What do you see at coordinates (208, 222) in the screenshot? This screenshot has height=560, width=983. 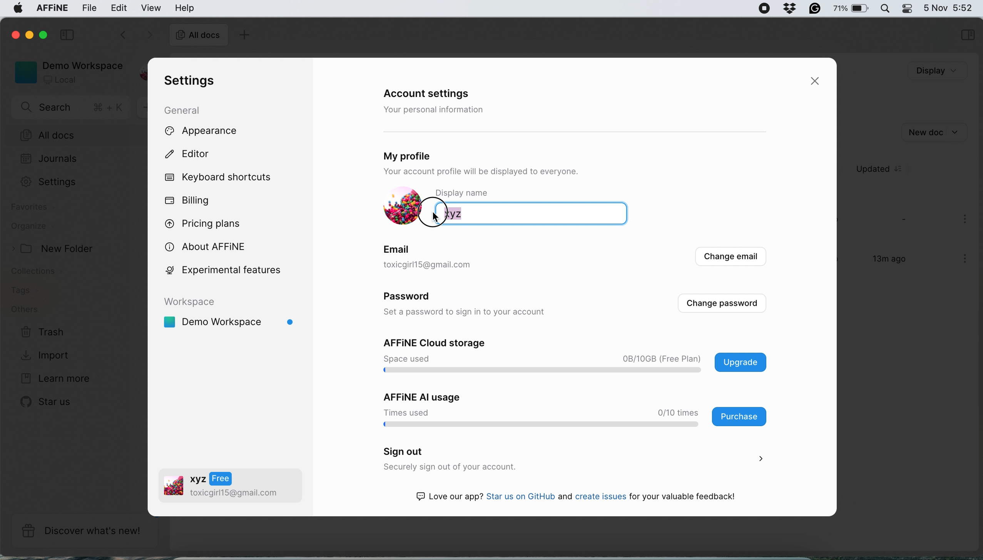 I see `pricing plans` at bounding box center [208, 222].